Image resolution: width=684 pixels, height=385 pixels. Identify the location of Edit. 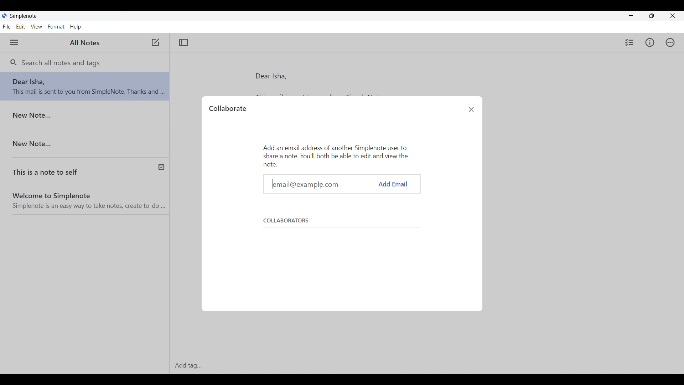
(21, 26).